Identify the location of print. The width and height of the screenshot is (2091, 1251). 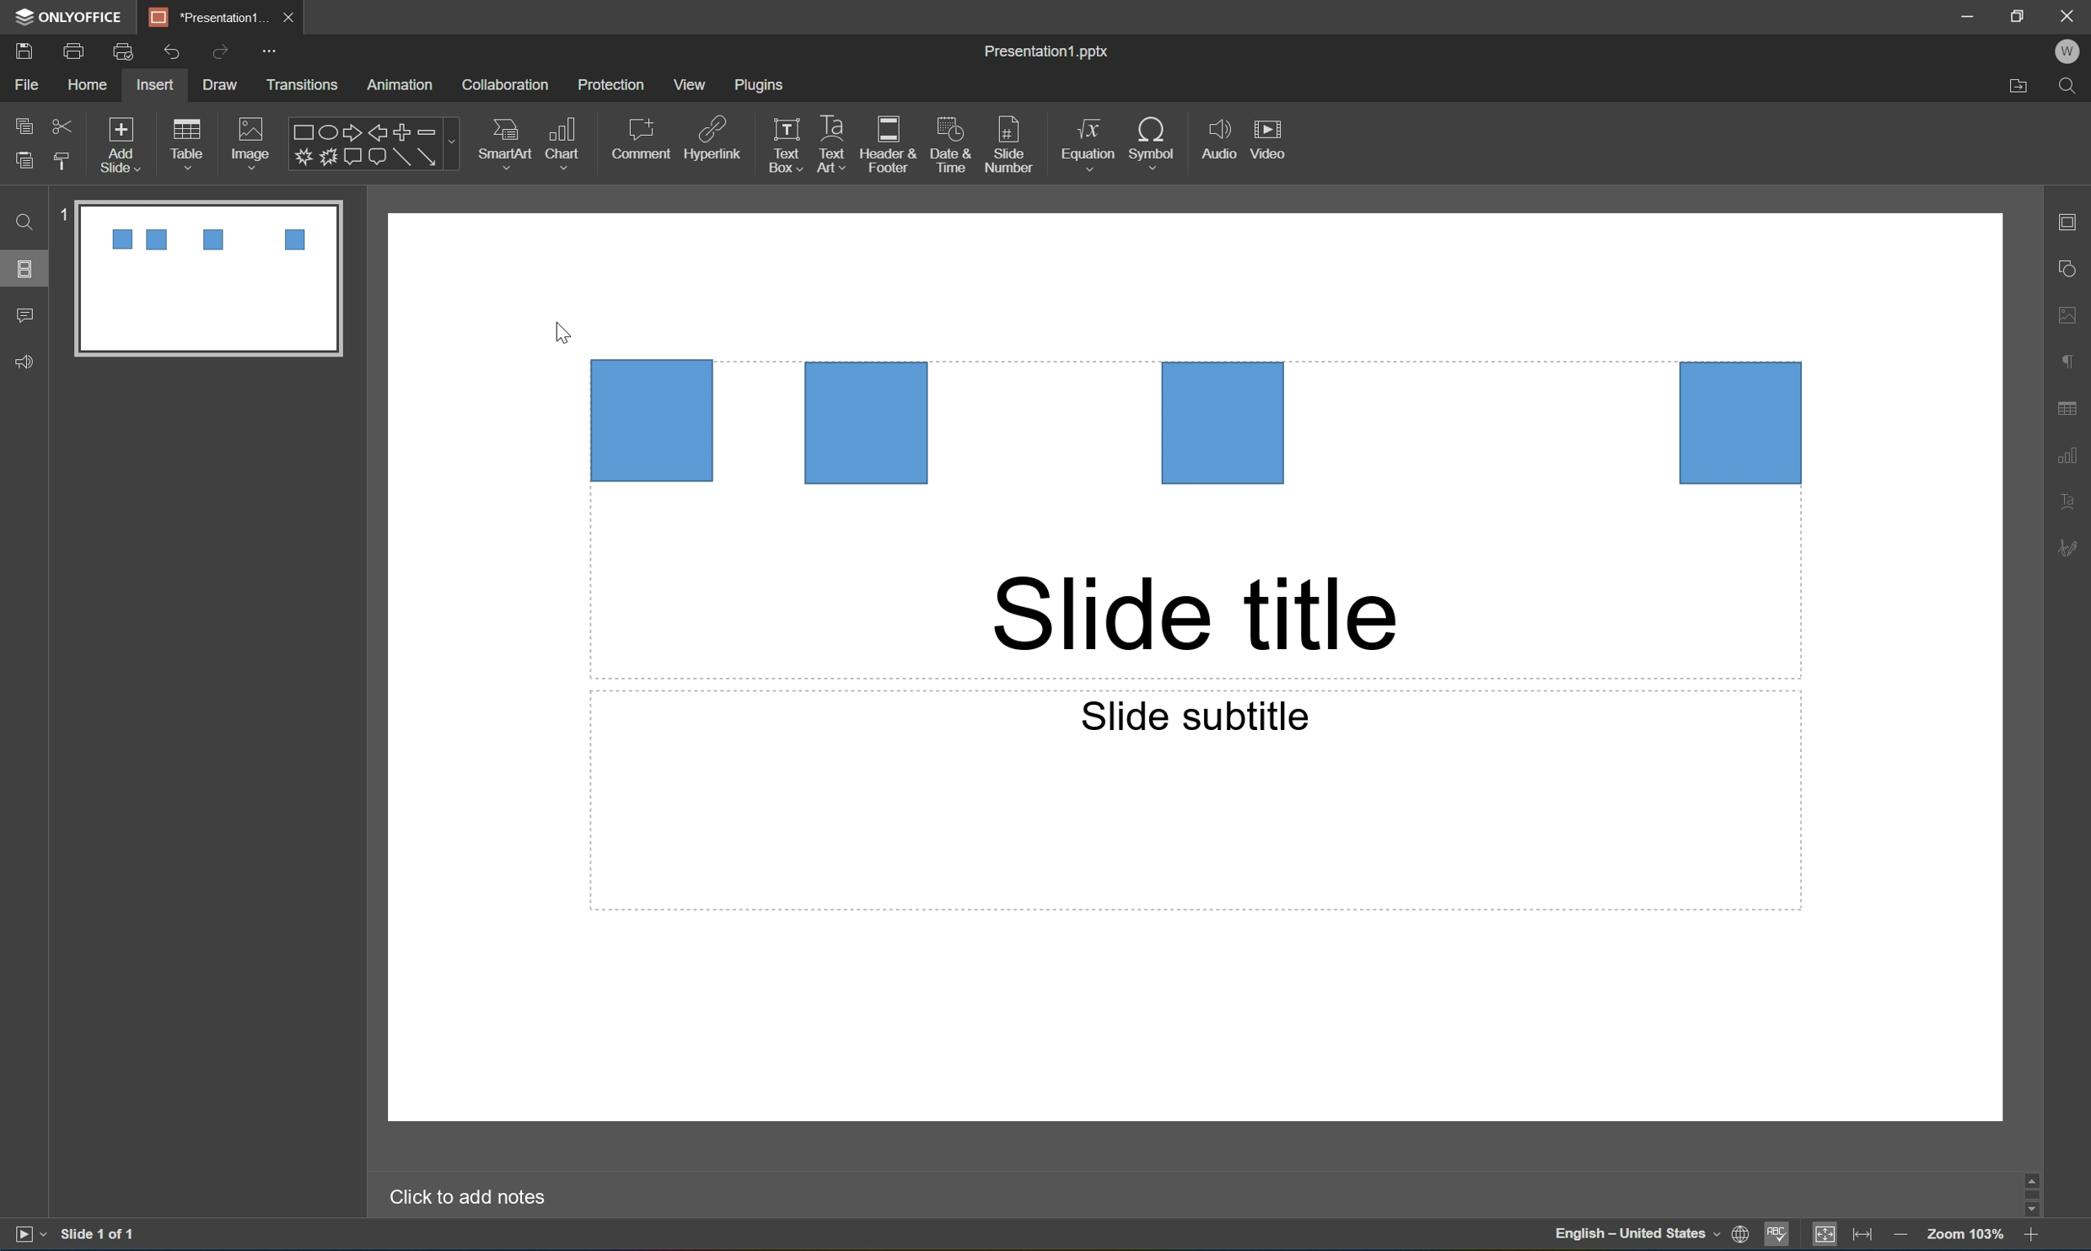
(72, 49).